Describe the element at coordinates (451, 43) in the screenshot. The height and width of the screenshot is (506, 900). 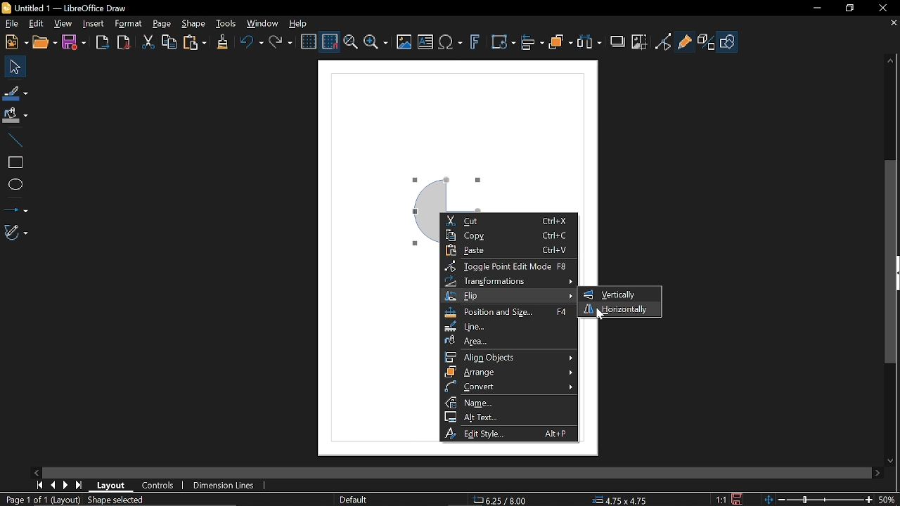
I see `insert equation` at that location.